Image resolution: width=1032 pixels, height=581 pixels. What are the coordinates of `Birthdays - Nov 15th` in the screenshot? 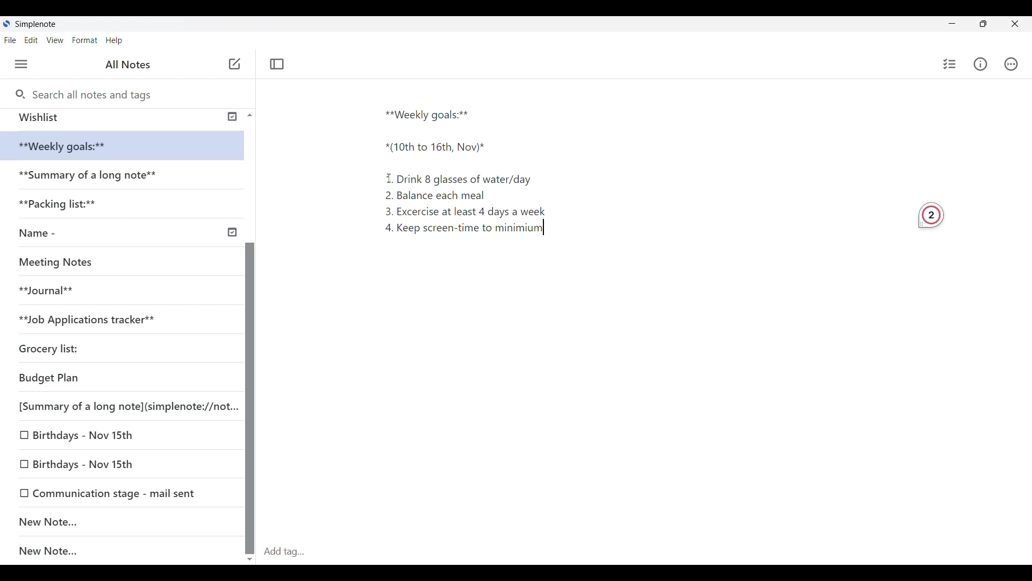 It's located at (117, 462).